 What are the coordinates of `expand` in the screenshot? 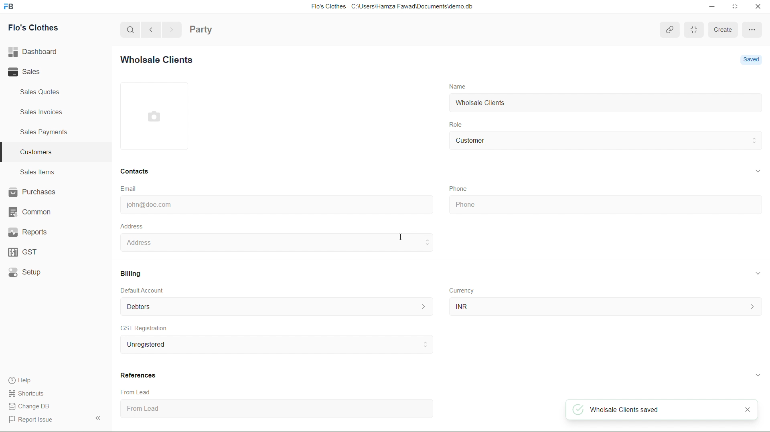 It's located at (756, 273).